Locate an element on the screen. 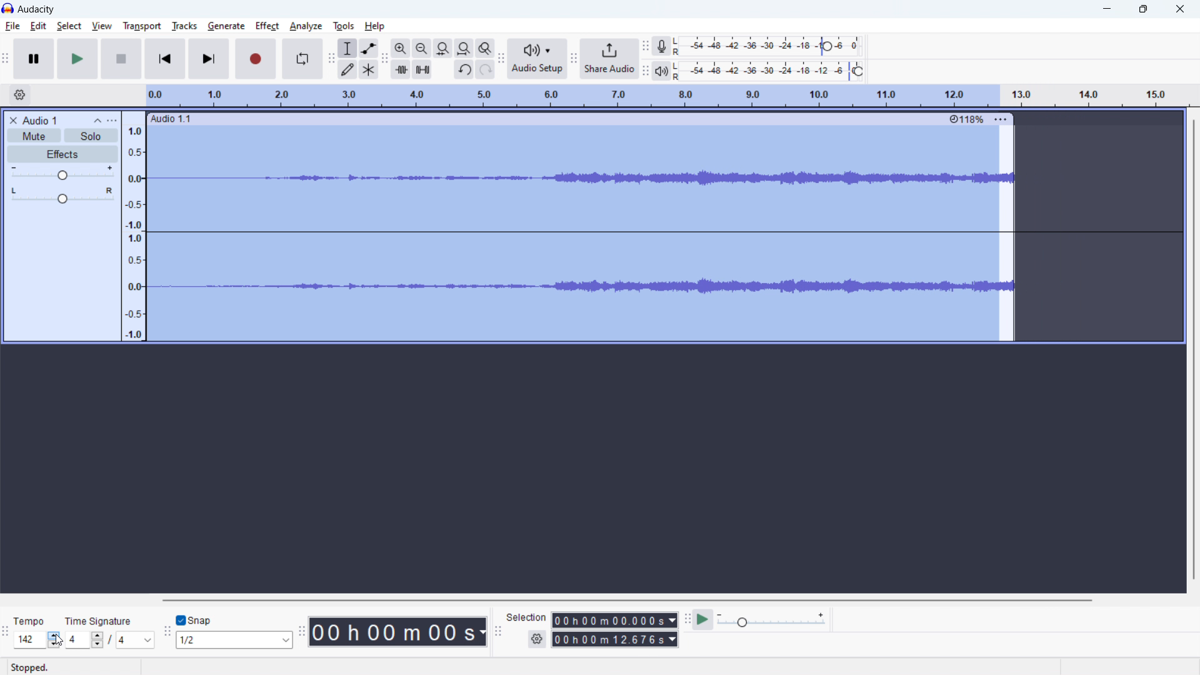 The image size is (1200, 675). percentage change is located at coordinates (966, 119).